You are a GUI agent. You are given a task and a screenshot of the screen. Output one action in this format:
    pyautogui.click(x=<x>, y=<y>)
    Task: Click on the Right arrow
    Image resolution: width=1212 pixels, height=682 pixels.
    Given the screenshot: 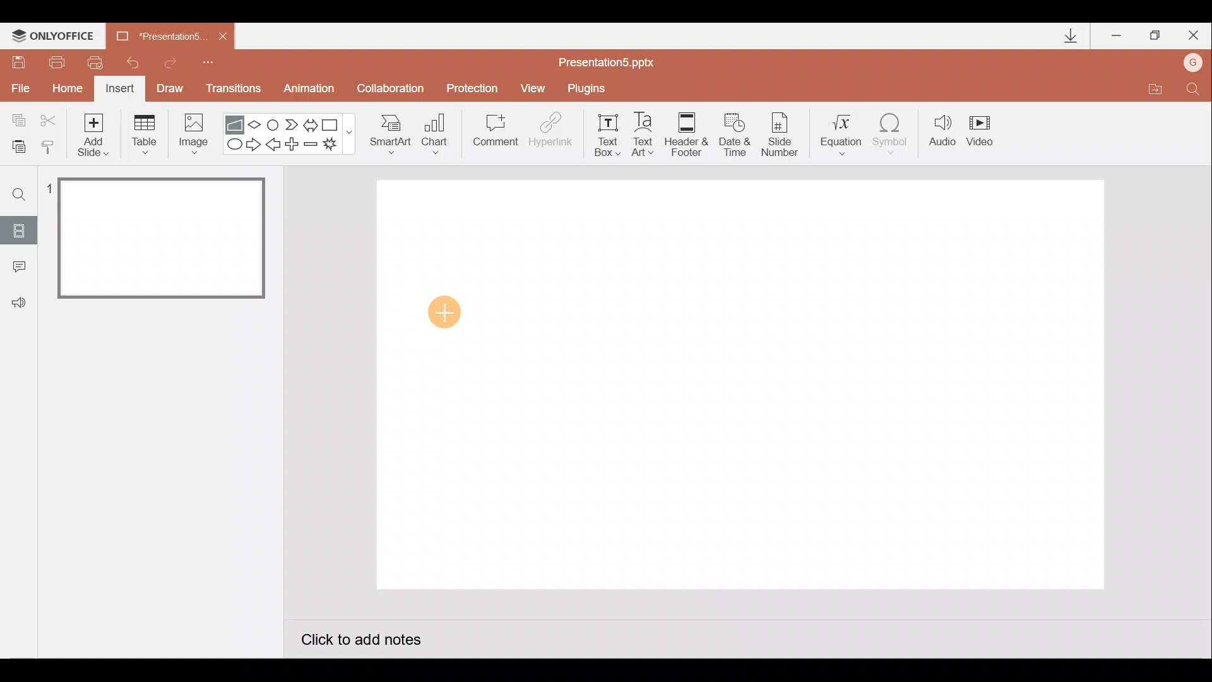 What is the action you would take?
    pyautogui.click(x=255, y=143)
    